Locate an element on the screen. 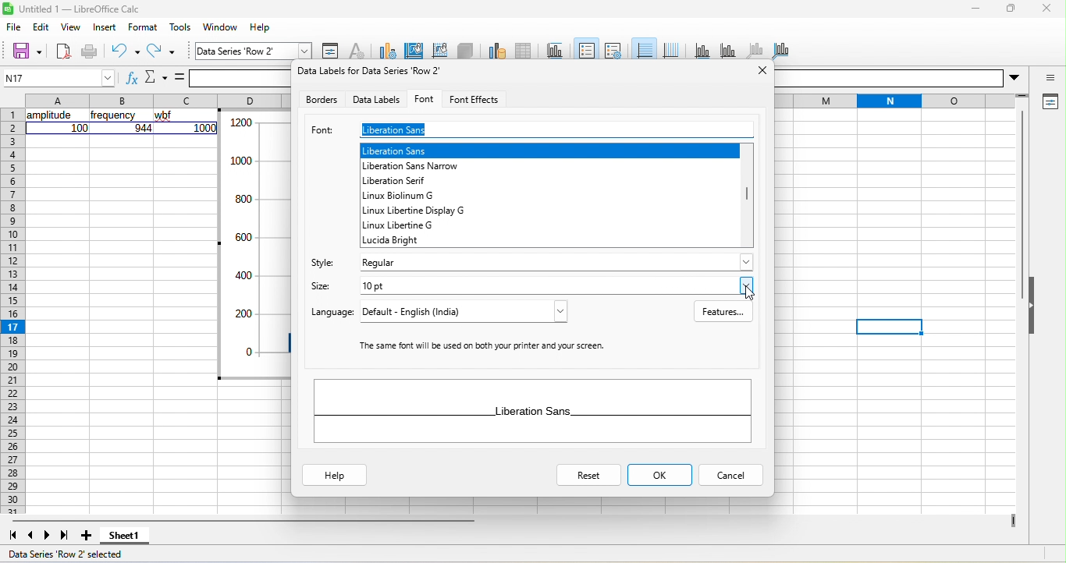  1000 is located at coordinates (205, 128).